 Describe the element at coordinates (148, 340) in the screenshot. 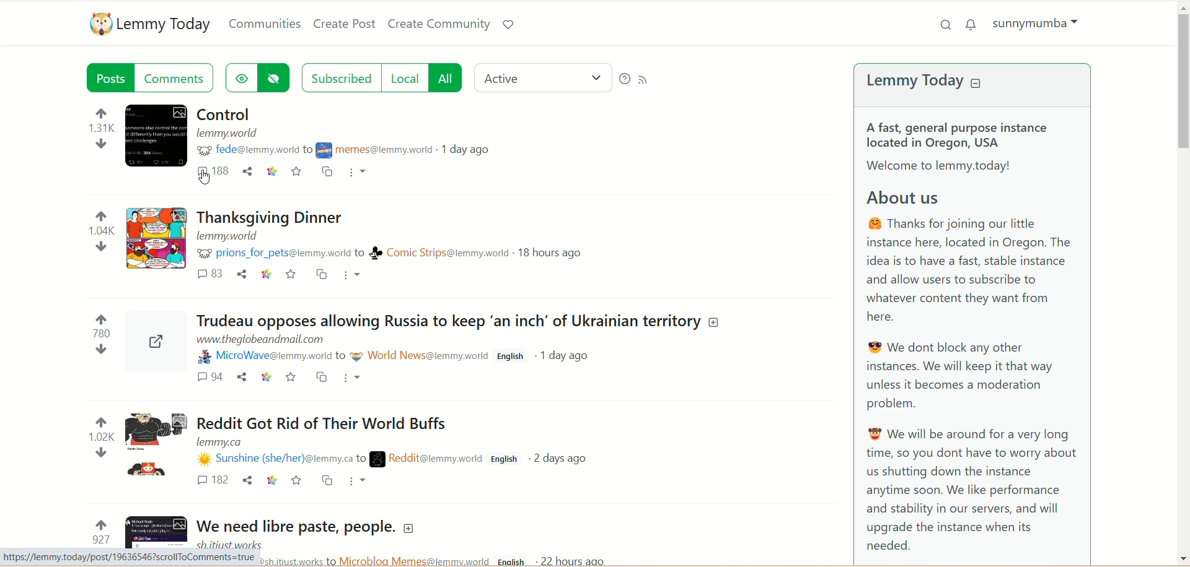

I see `Expand the post with the image details` at that location.